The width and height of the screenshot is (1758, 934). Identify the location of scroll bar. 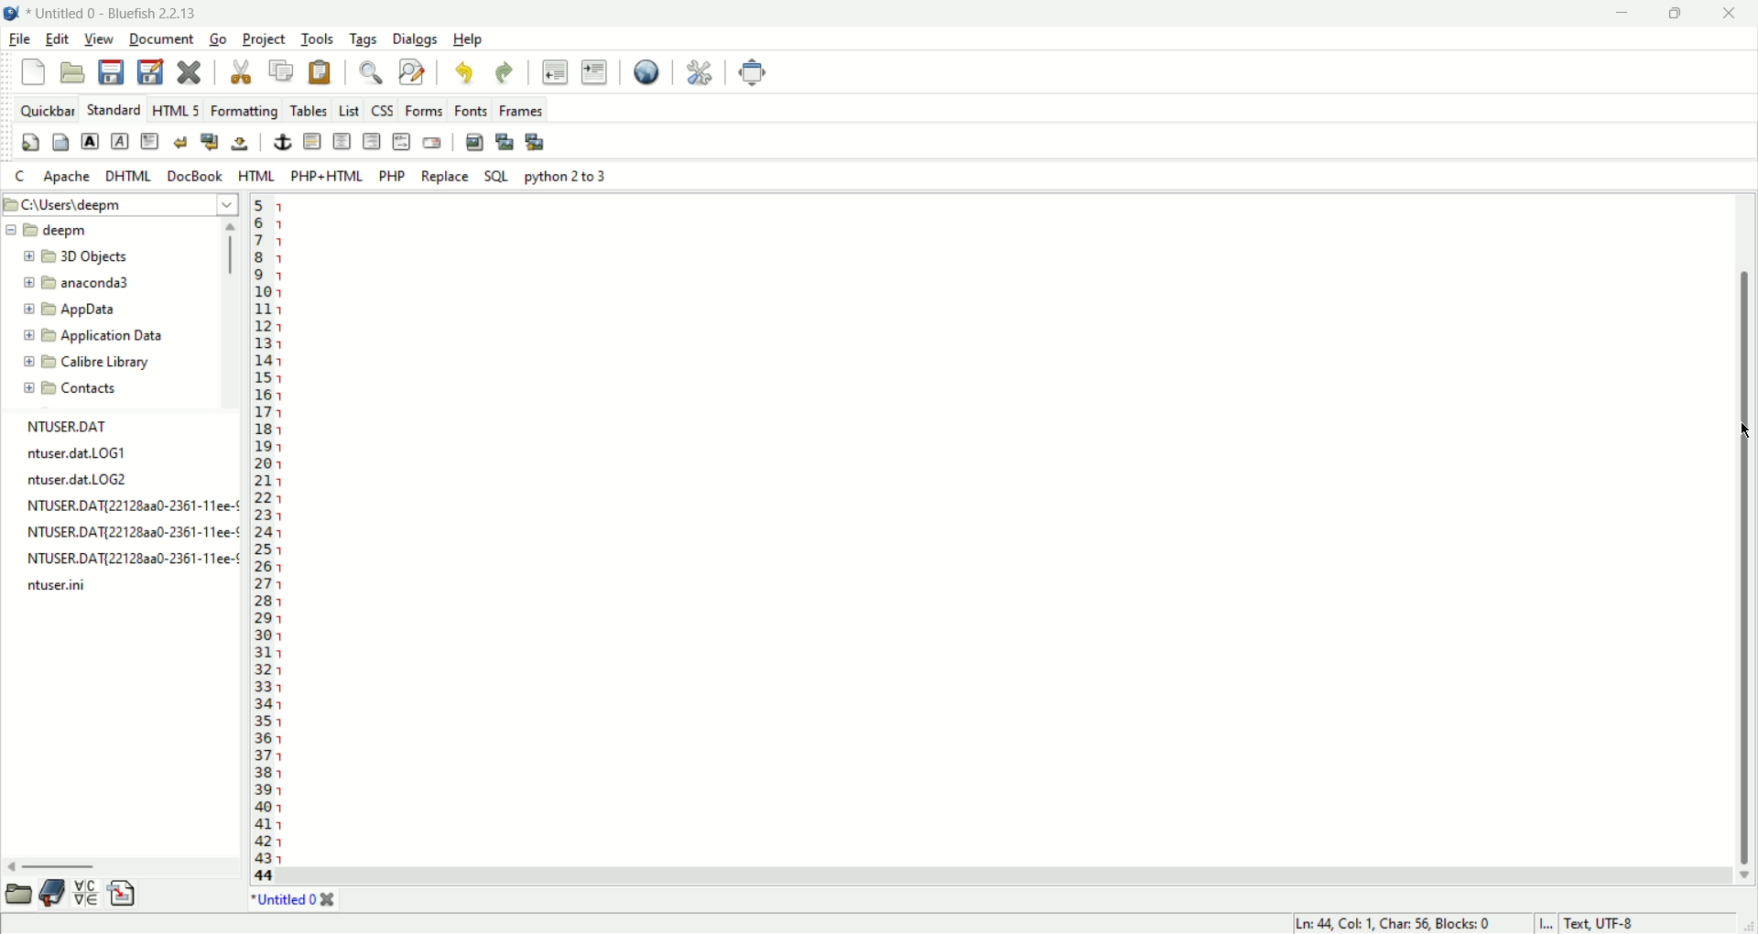
(1745, 539).